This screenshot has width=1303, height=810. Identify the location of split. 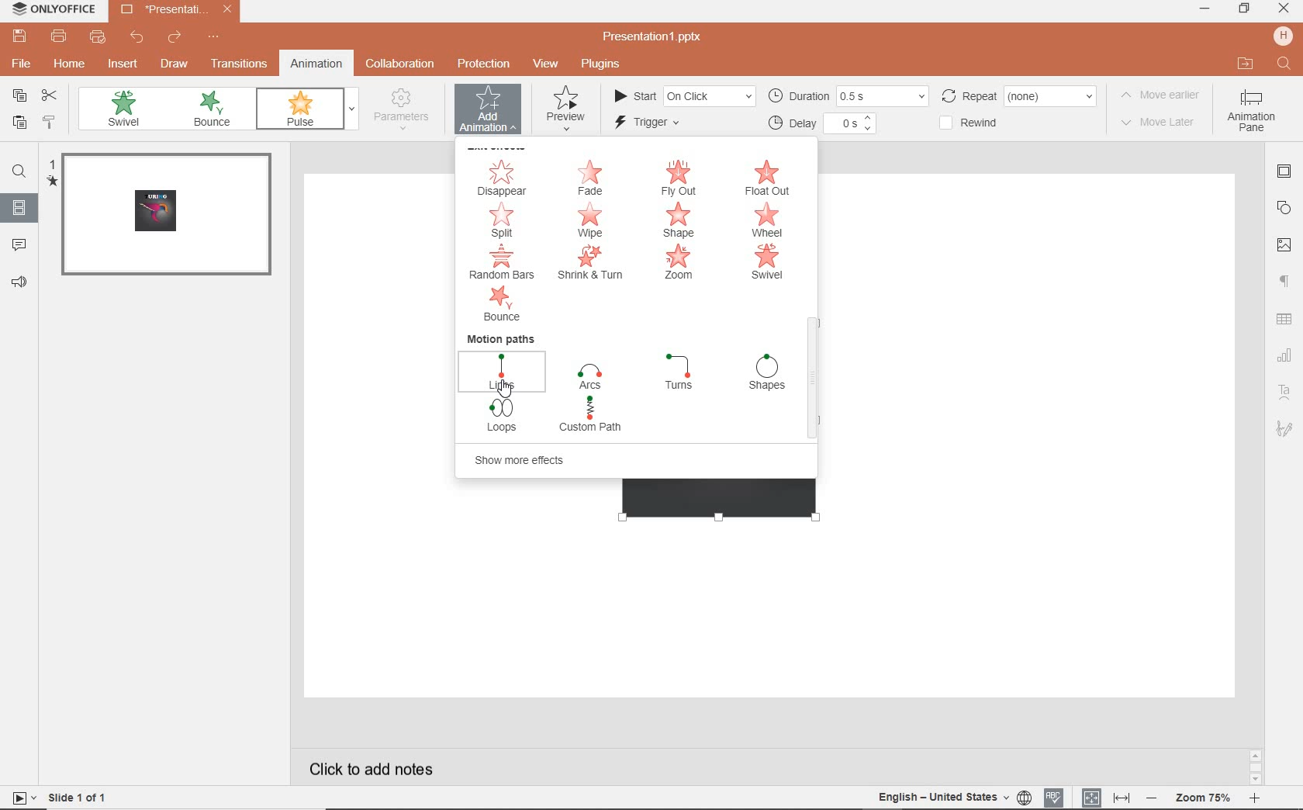
(500, 220).